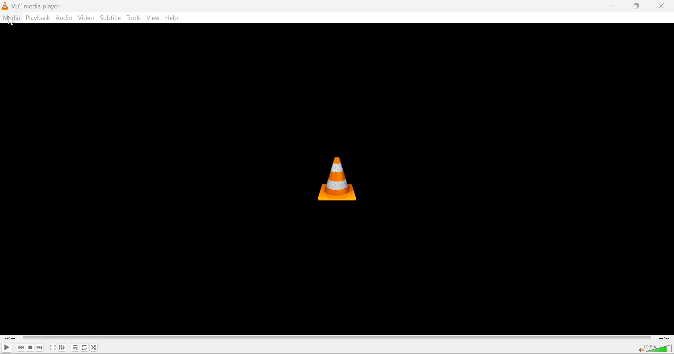 The width and height of the screenshot is (674, 354). I want to click on Next media in the playlist, skip forward when held, so click(40, 347).